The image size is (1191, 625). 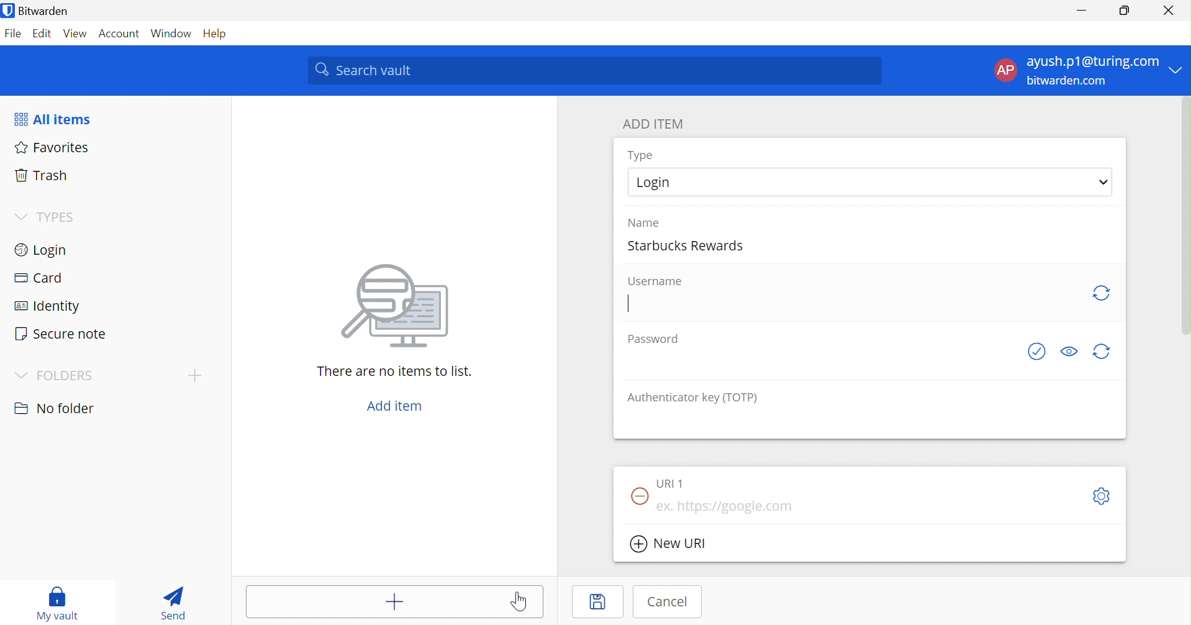 What do you see at coordinates (397, 407) in the screenshot?
I see `Add item` at bounding box center [397, 407].